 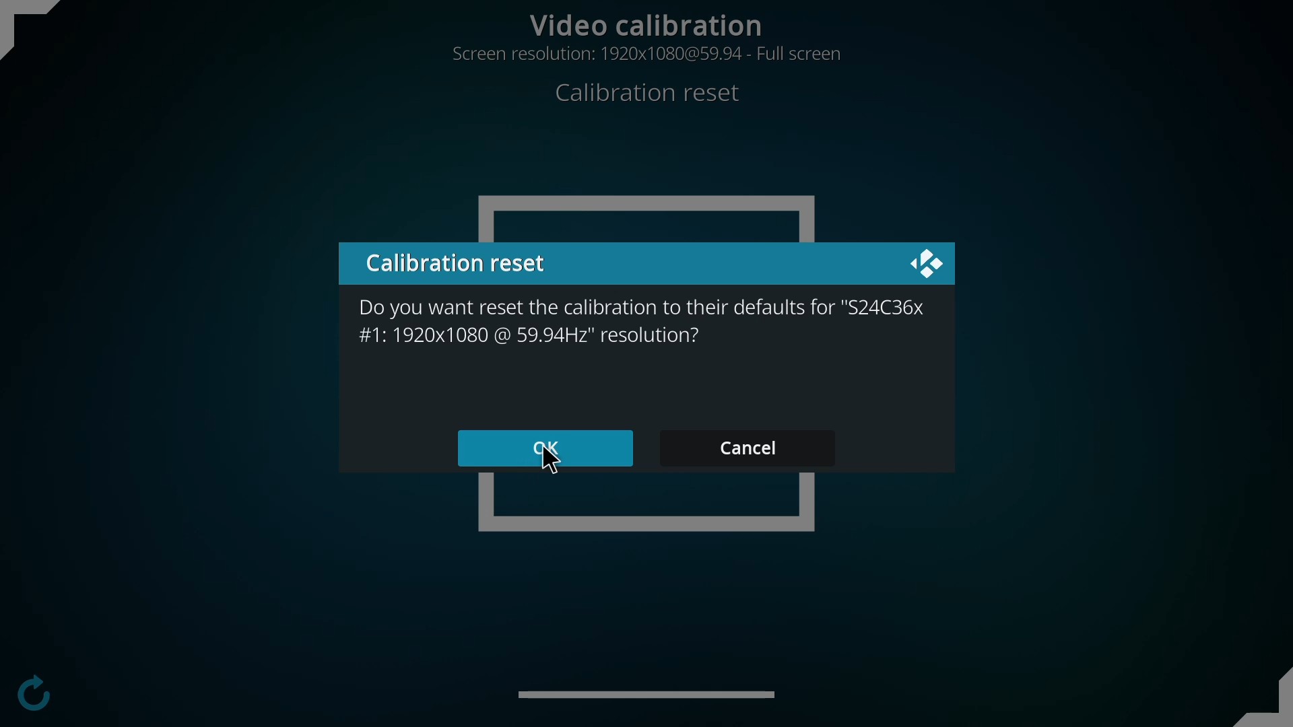 What do you see at coordinates (746, 446) in the screenshot?
I see `cancel` at bounding box center [746, 446].